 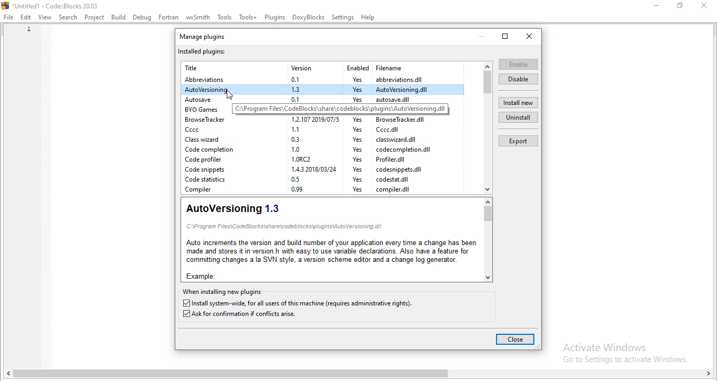 I want to click on installed plugins, so click(x=203, y=51).